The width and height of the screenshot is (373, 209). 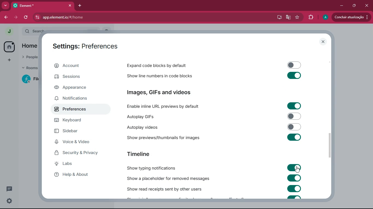 I want to click on enable inline URL previews by default, so click(x=164, y=105).